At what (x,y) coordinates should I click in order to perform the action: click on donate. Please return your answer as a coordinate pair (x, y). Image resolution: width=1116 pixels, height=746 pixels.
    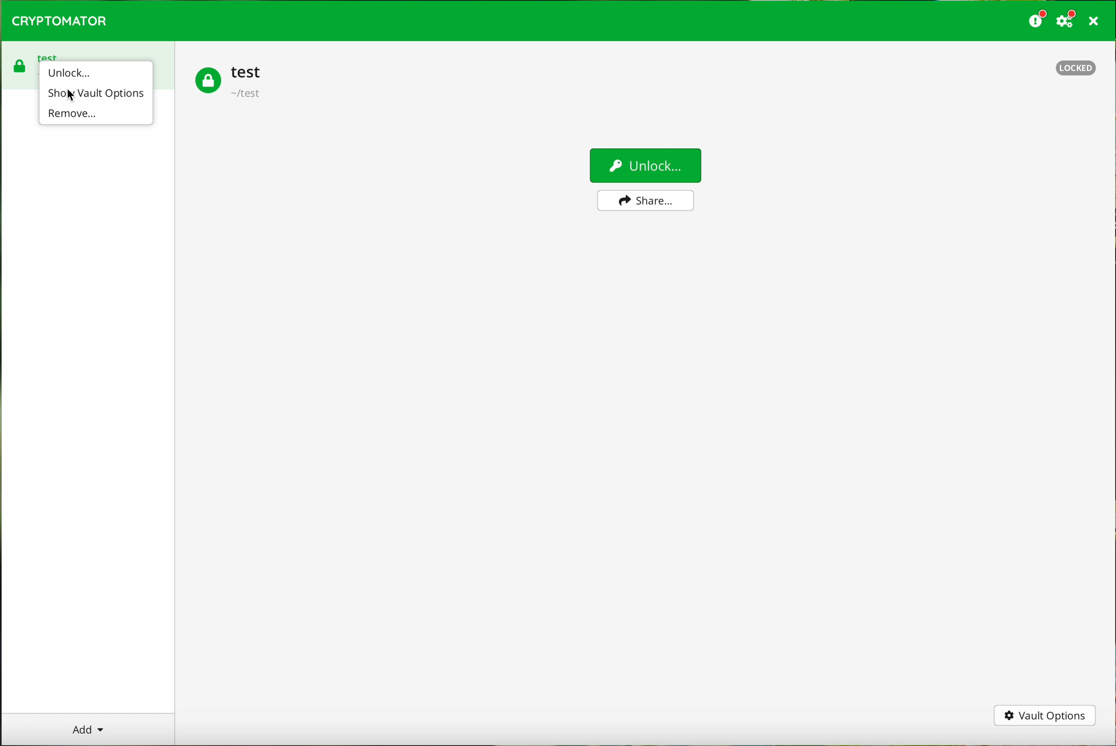
    Looking at the image, I should click on (1038, 20).